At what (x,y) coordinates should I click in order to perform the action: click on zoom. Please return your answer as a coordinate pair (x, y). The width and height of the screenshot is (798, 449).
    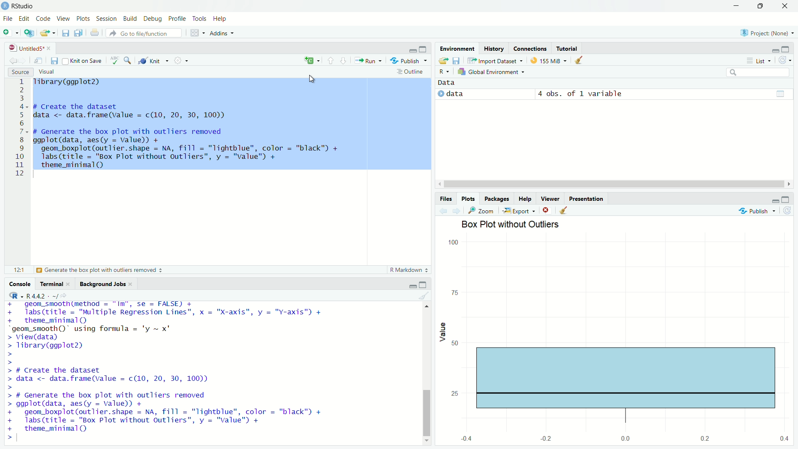
    Looking at the image, I should click on (482, 210).